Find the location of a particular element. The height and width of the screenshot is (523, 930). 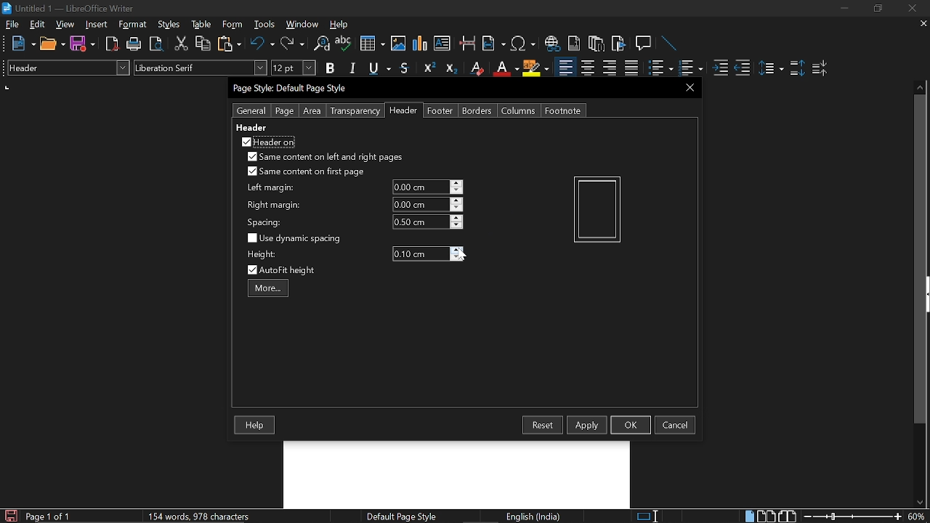

Columns is located at coordinates (519, 110).